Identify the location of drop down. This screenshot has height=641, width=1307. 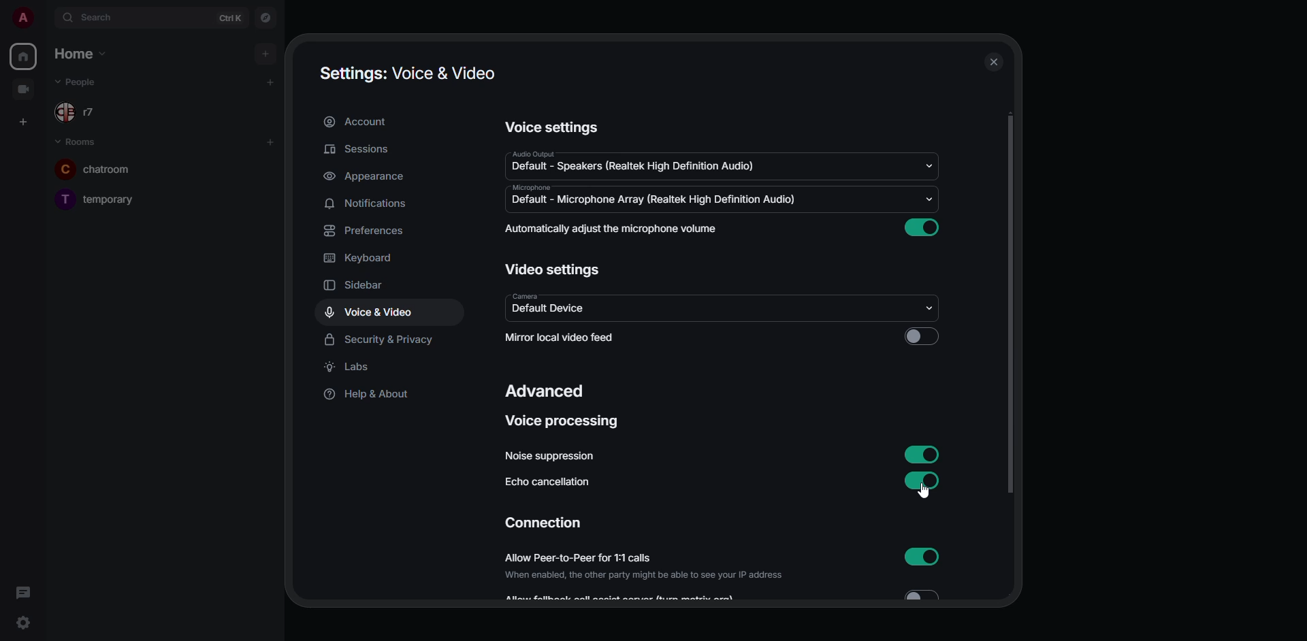
(927, 165).